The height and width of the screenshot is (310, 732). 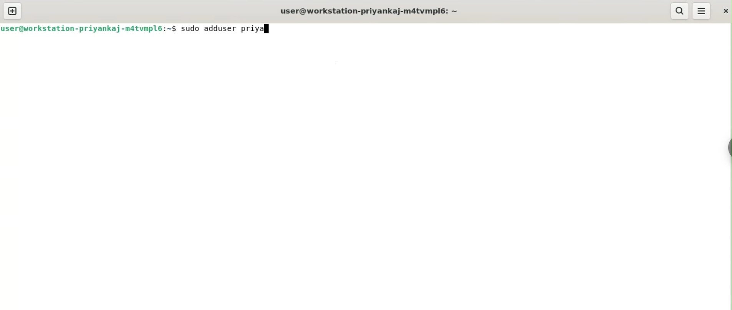 What do you see at coordinates (13, 11) in the screenshot?
I see `new tab` at bounding box center [13, 11].